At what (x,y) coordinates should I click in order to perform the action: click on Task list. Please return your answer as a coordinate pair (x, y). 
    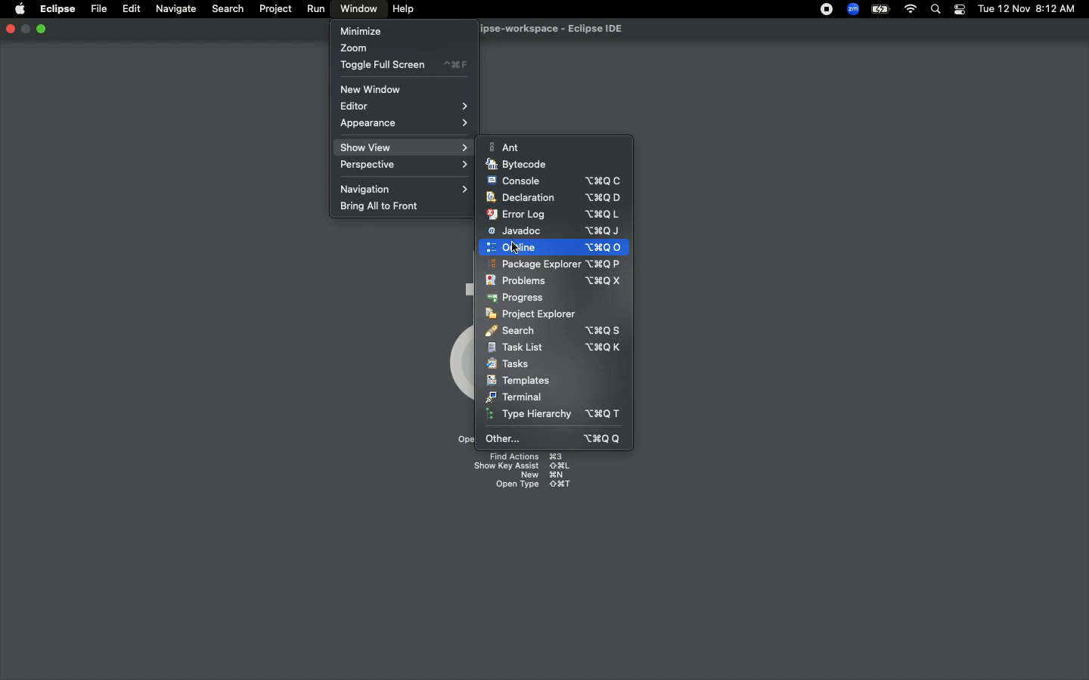
    Looking at the image, I should click on (555, 347).